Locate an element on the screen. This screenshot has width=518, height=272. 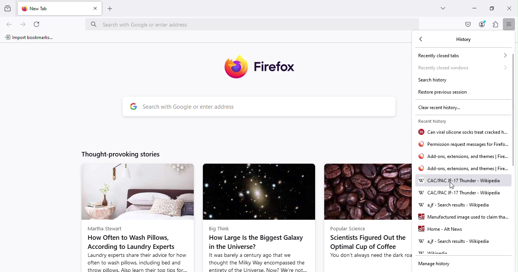
Account is located at coordinates (481, 25).